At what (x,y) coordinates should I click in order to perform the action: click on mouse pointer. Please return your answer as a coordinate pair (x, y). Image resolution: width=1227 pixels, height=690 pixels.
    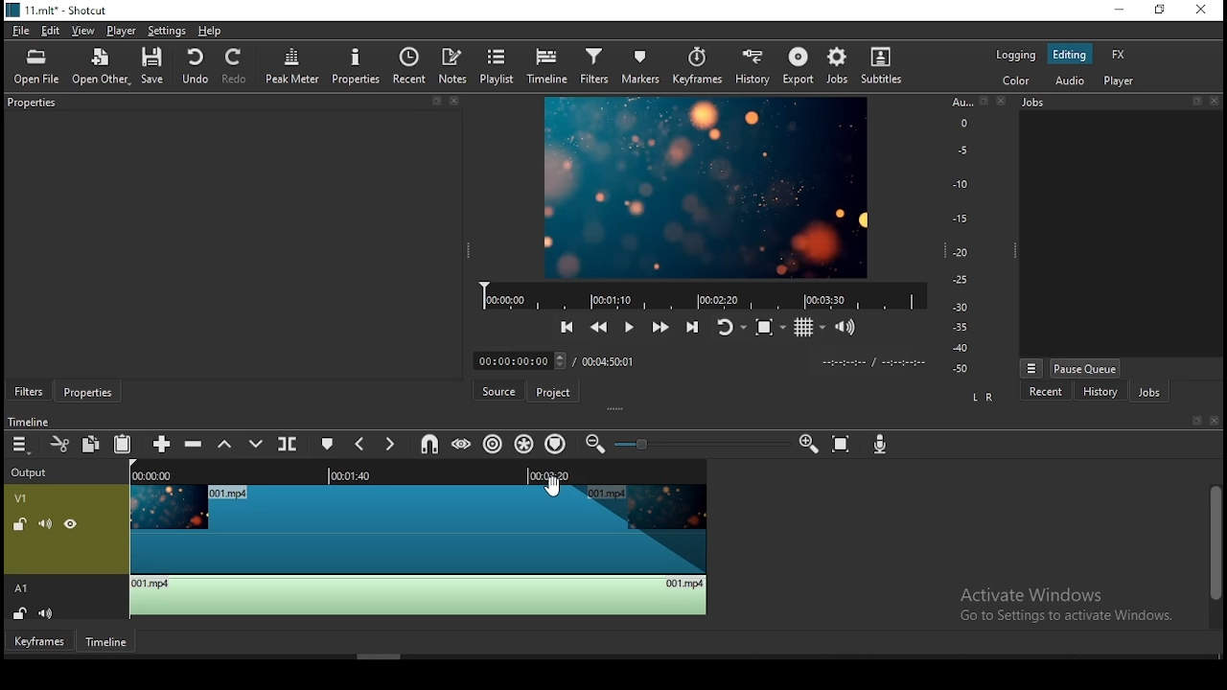
    Looking at the image, I should click on (559, 490).